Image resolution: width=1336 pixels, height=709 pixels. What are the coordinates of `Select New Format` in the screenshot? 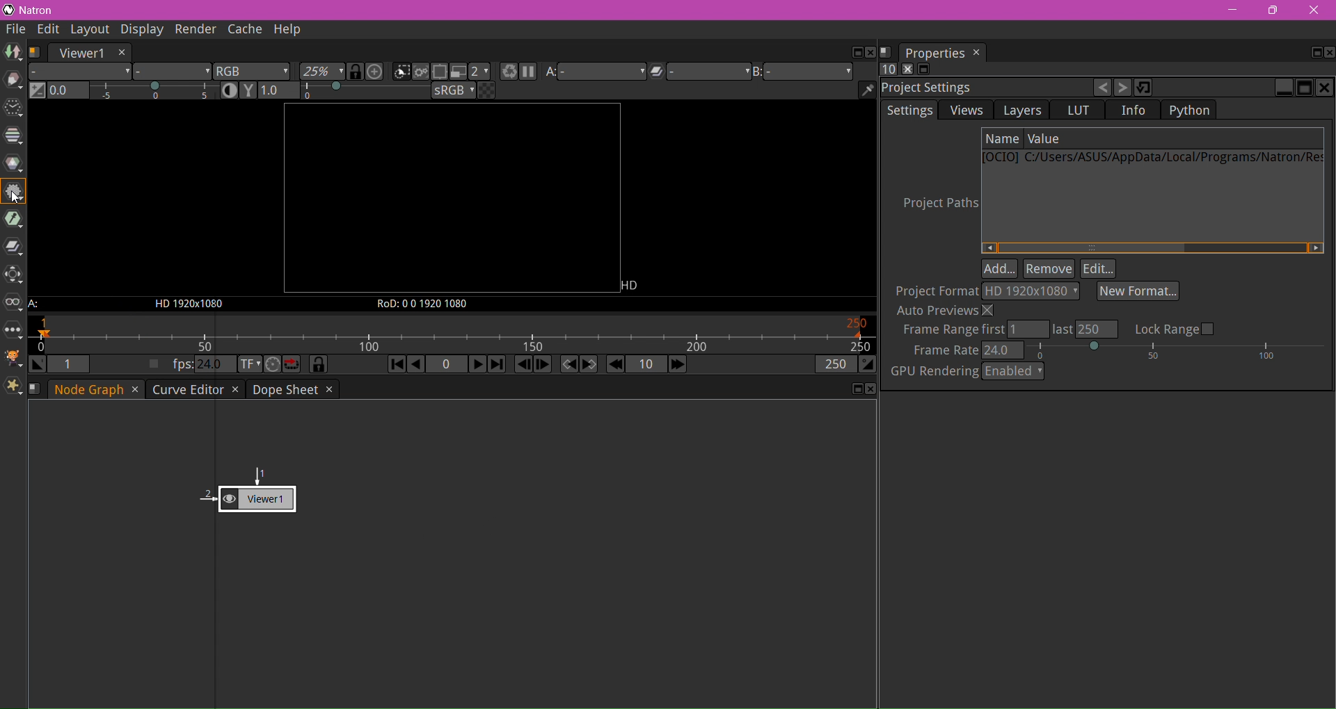 It's located at (1138, 291).